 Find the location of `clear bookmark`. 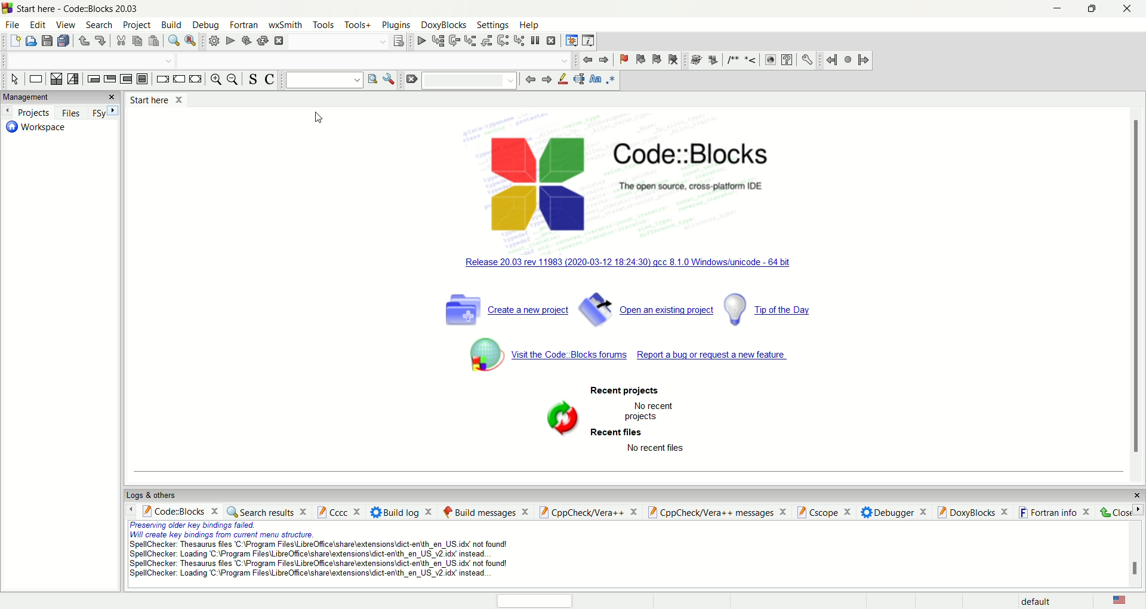

clear bookmark is located at coordinates (672, 60).